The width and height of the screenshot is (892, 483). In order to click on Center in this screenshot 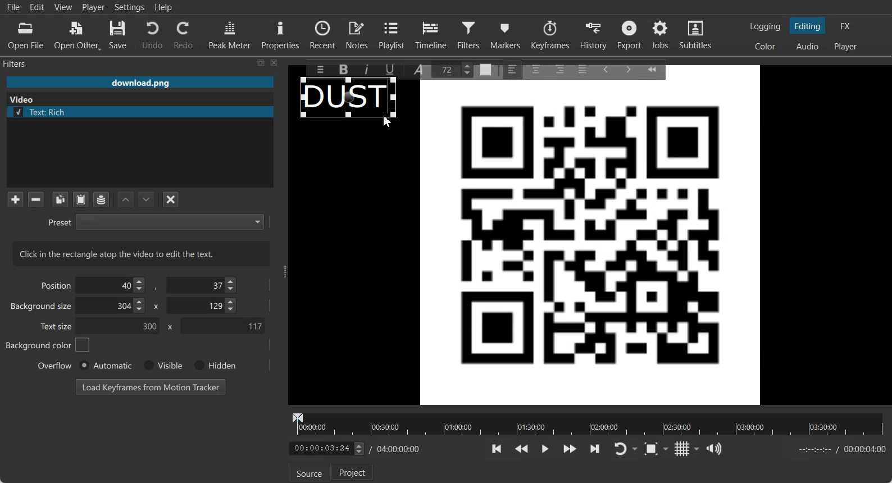, I will do `click(537, 69)`.